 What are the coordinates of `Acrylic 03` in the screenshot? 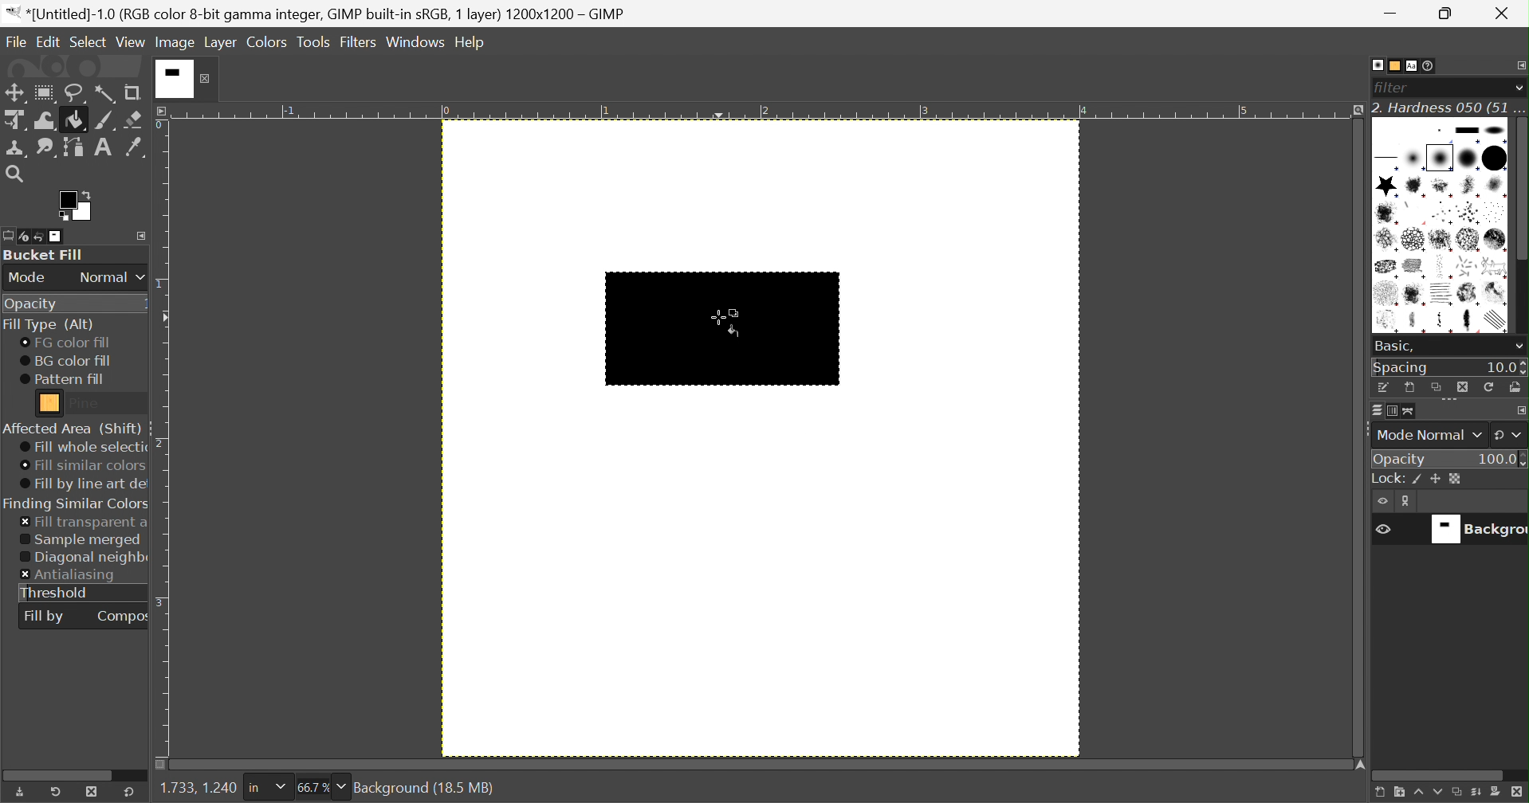 It's located at (1471, 186).